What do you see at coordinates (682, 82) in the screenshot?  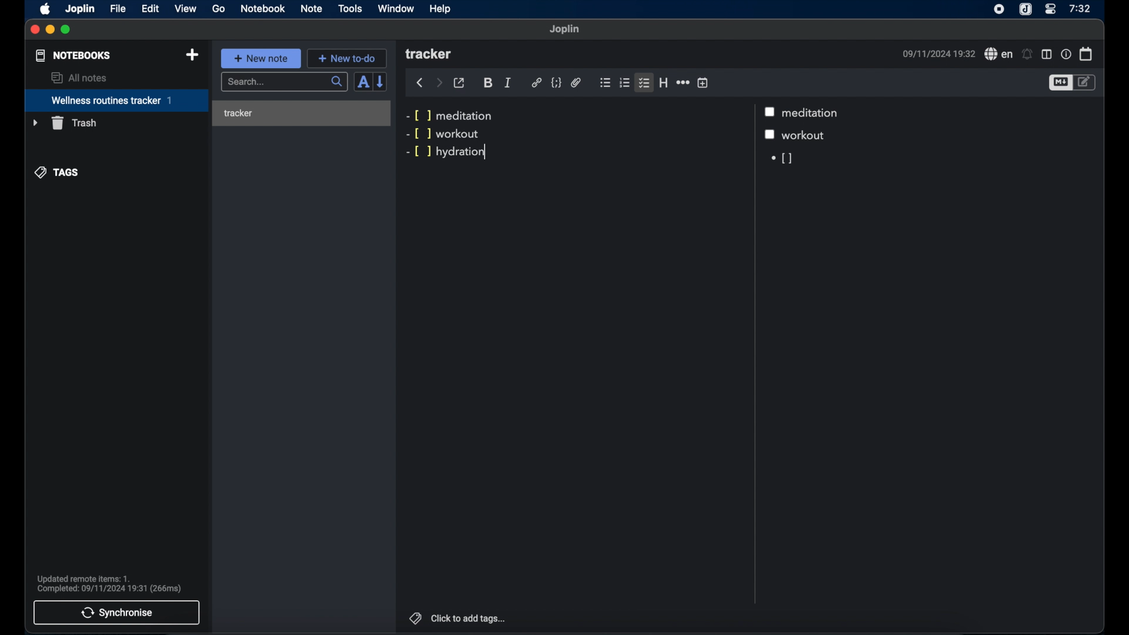 I see `horizontal rule` at bounding box center [682, 82].